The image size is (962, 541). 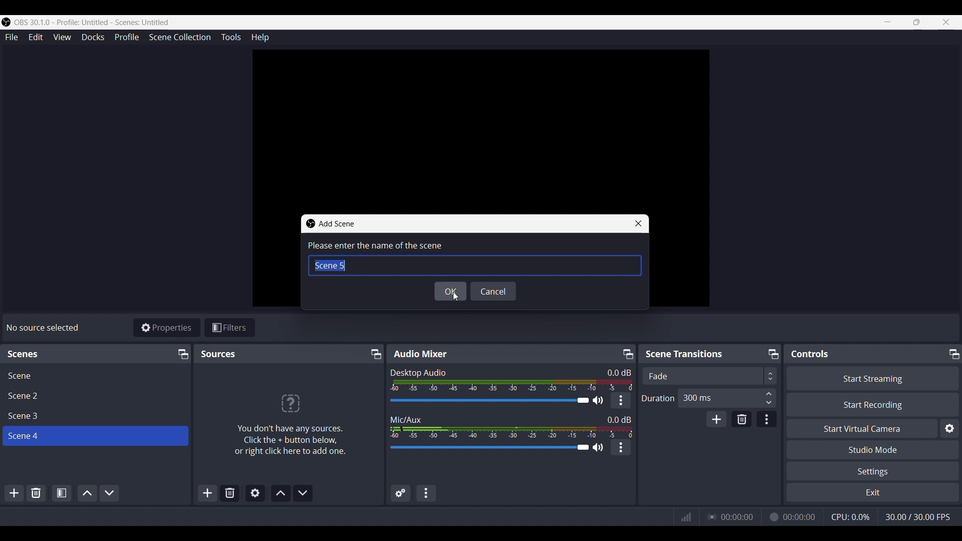 What do you see at coordinates (711, 516) in the screenshot?
I see `Streaming` at bounding box center [711, 516].